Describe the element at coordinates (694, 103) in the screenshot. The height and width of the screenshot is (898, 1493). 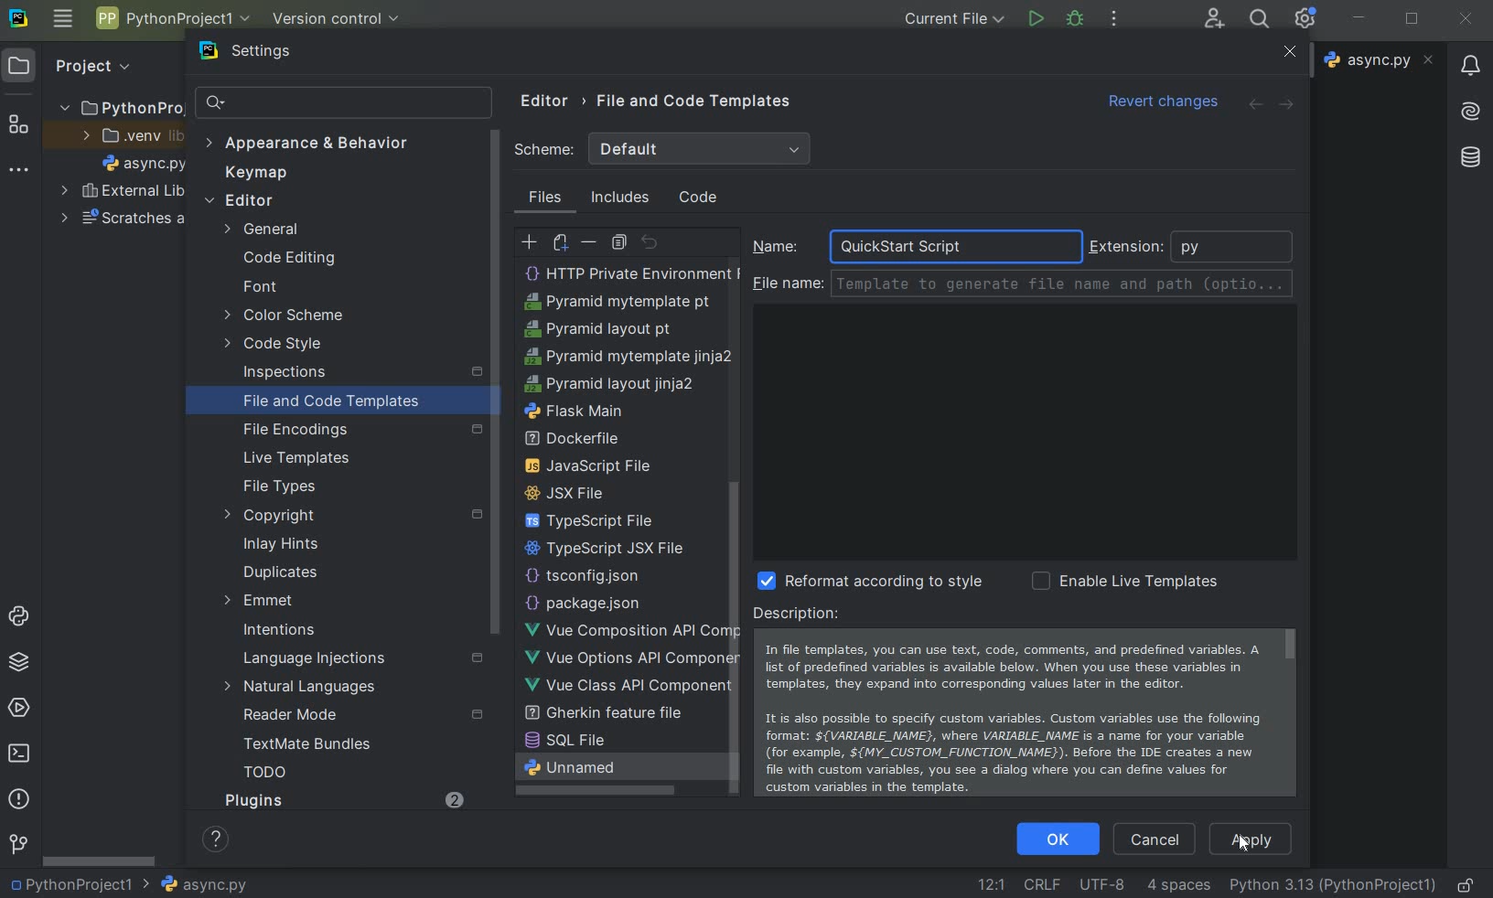
I see `file and code templates` at that location.